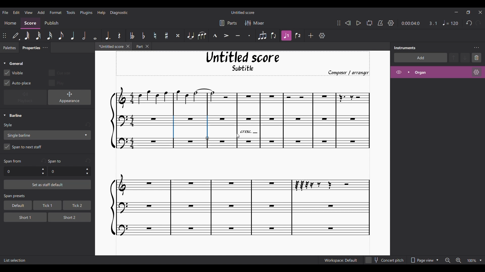 The width and height of the screenshot is (485, 272). Describe the element at coordinates (16, 12) in the screenshot. I see `Edit menu` at that location.